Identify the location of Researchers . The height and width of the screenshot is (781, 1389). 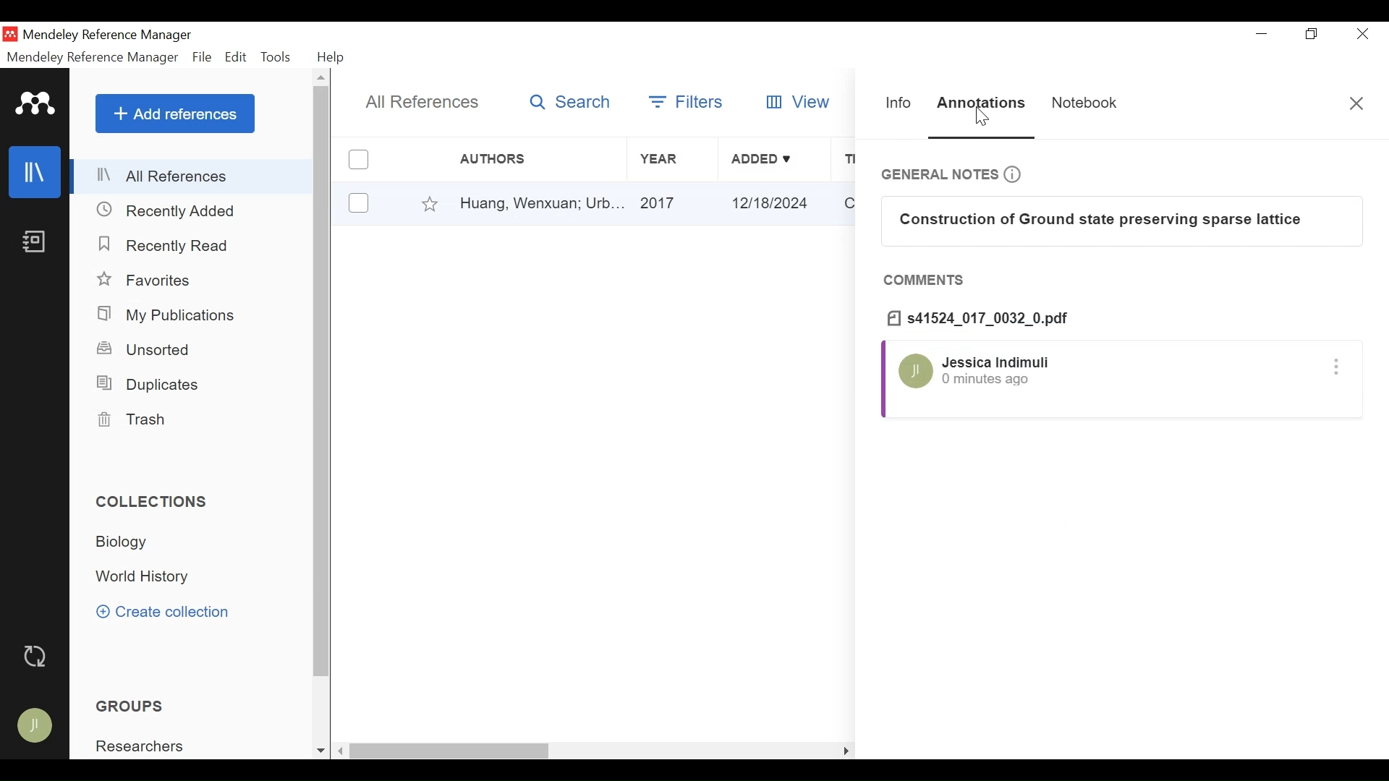
(143, 746).